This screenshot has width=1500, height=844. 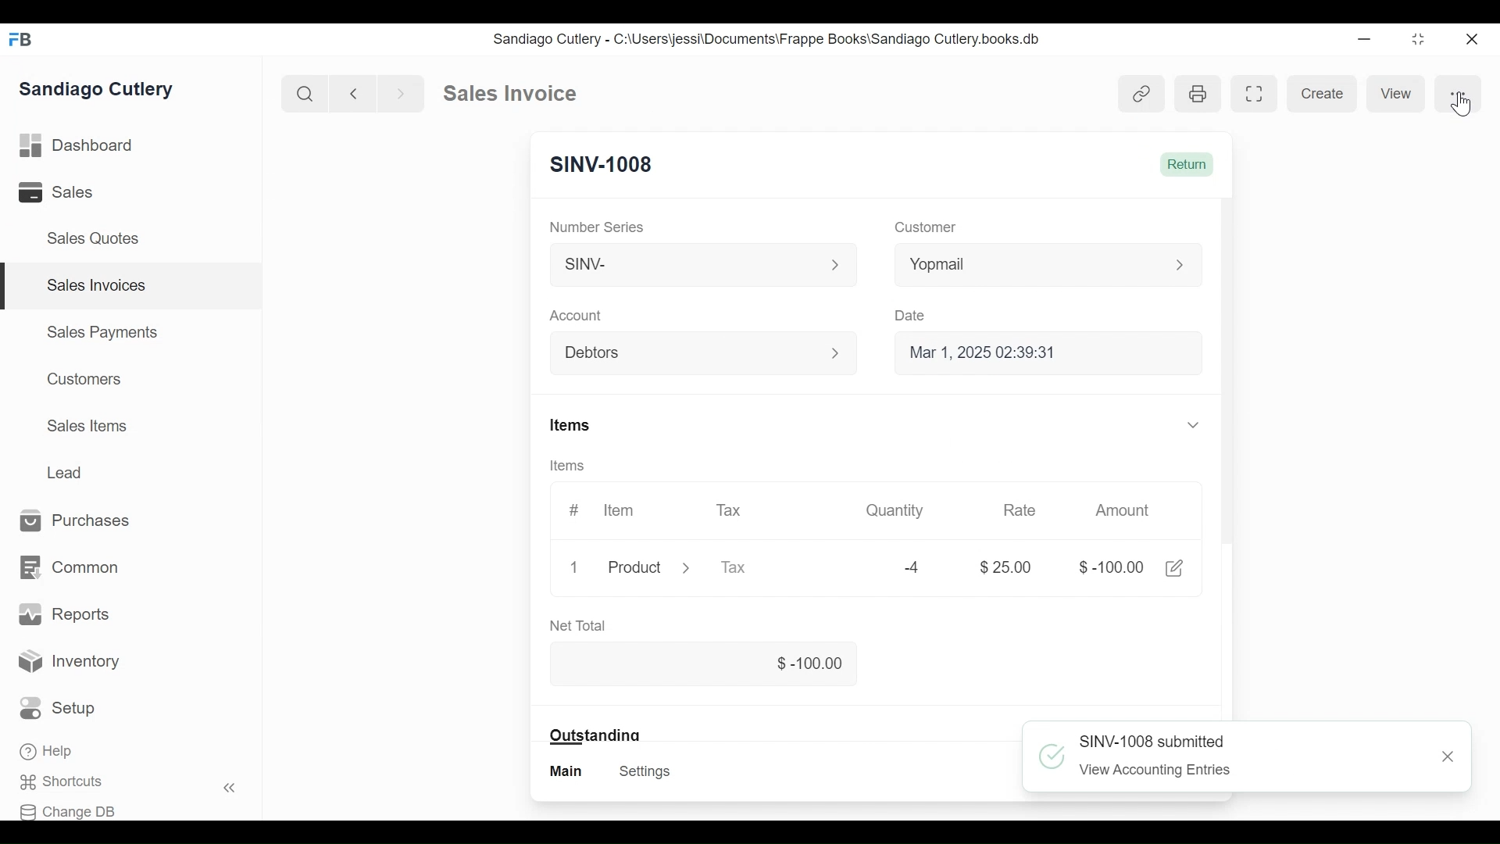 I want to click on Item, so click(x=619, y=510).